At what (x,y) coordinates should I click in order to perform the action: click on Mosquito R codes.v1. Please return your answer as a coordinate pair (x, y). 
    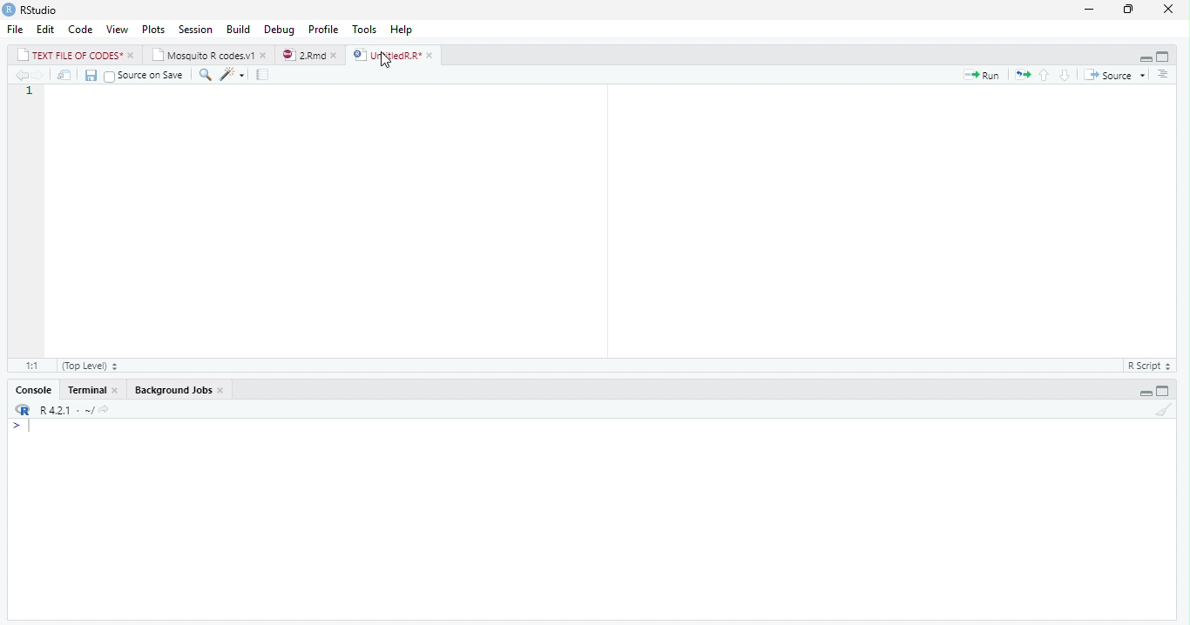
    Looking at the image, I should click on (208, 54).